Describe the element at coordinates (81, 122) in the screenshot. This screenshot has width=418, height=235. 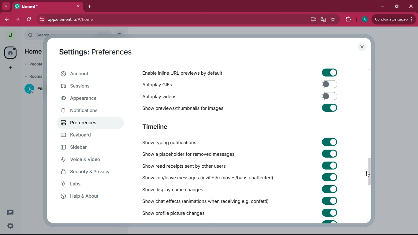
I see `preferences` at that location.